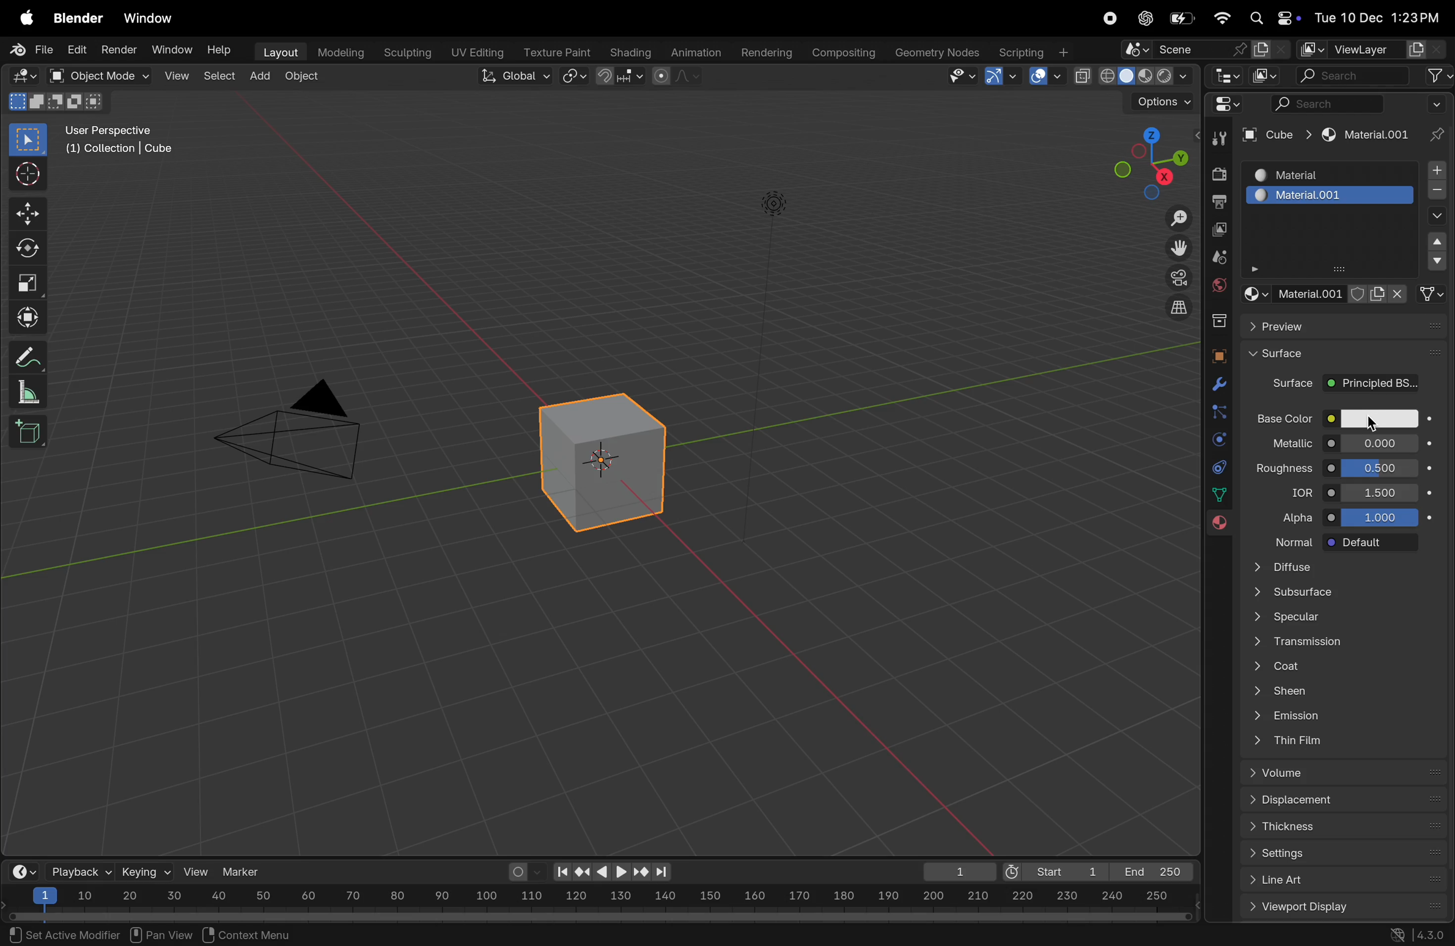 Image resolution: width=1455 pixels, height=946 pixels. Describe the element at coordinates (1434, 121) in the screenshot. I see `pin` at that location.